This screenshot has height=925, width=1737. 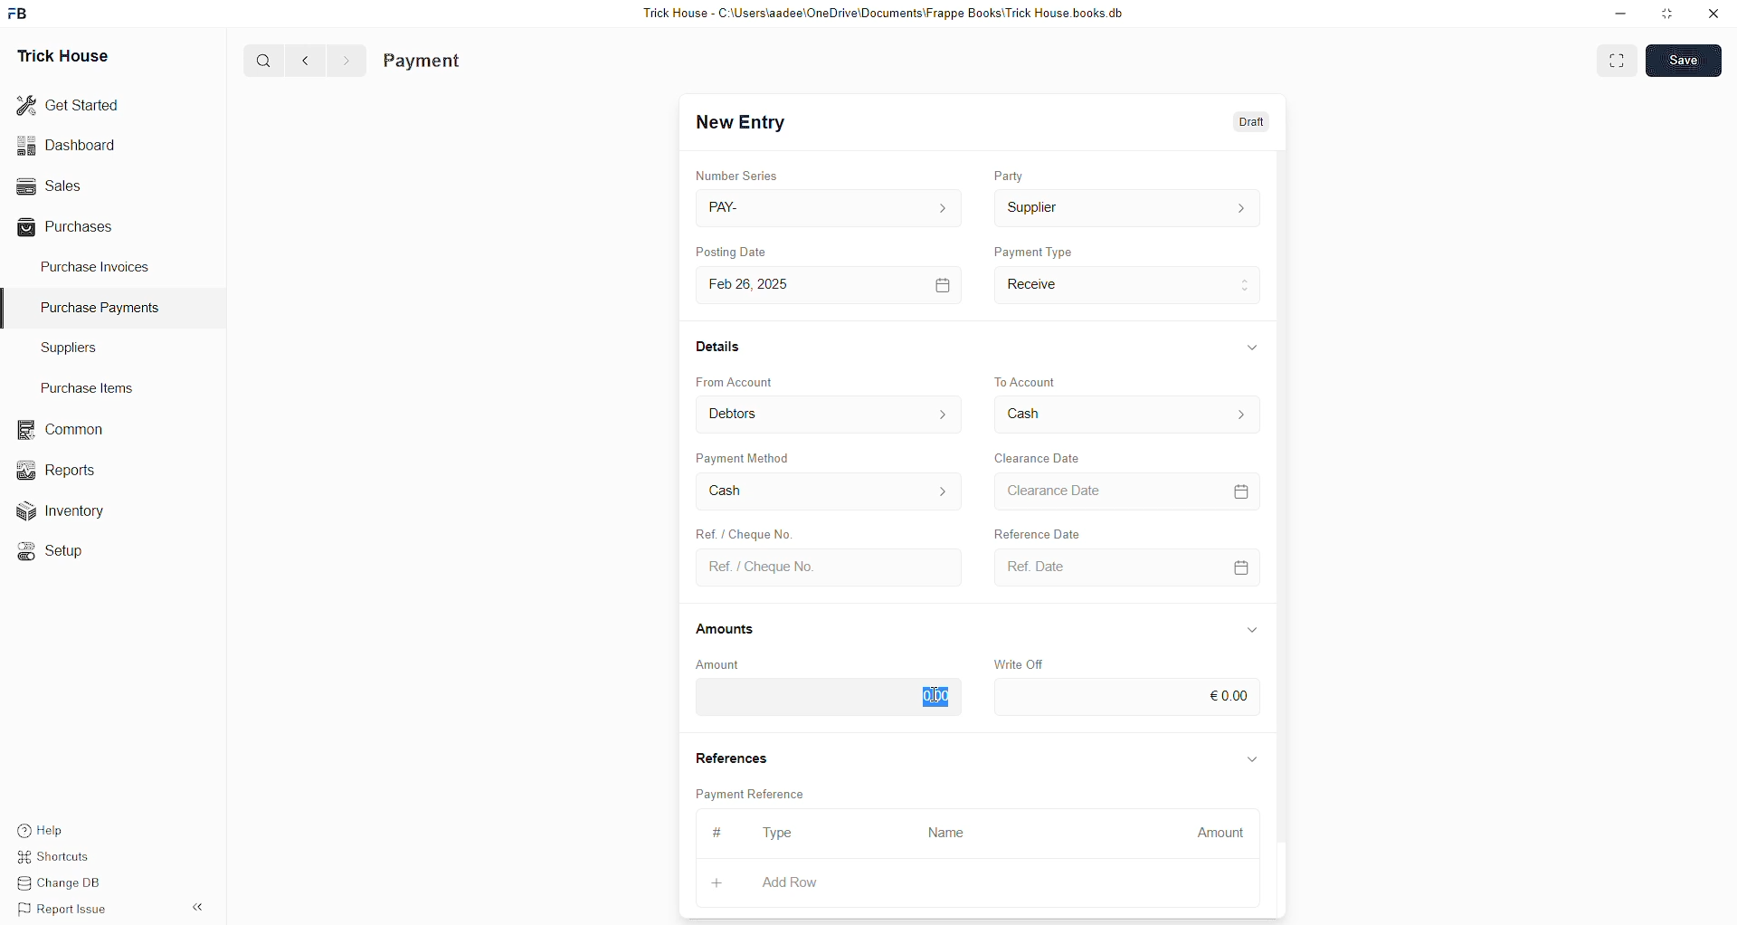 What do you see at coordinates (57, 469) in the screenshot?
I see `Reports` at bounding box center [57, 469].